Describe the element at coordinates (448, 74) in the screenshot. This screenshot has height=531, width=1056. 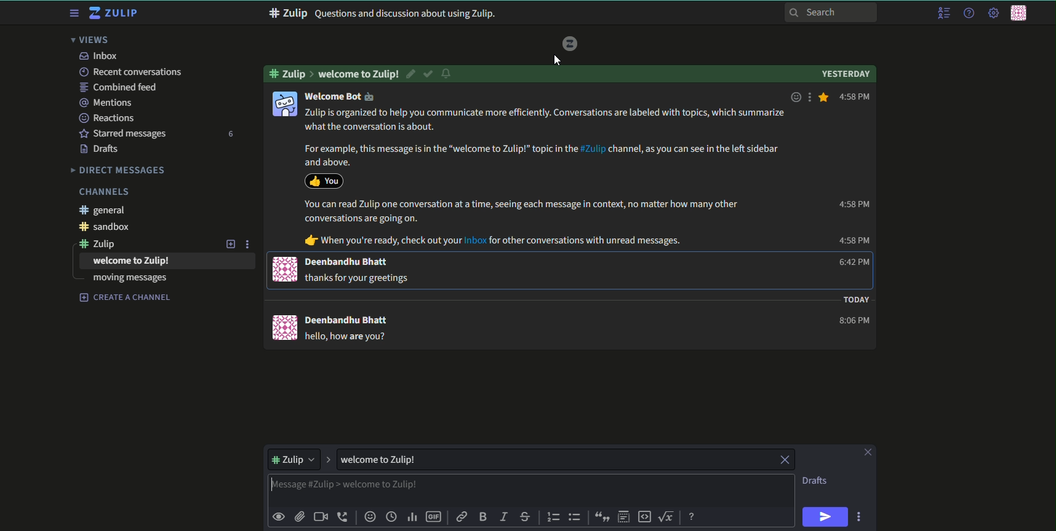
I see `notification` at that location.